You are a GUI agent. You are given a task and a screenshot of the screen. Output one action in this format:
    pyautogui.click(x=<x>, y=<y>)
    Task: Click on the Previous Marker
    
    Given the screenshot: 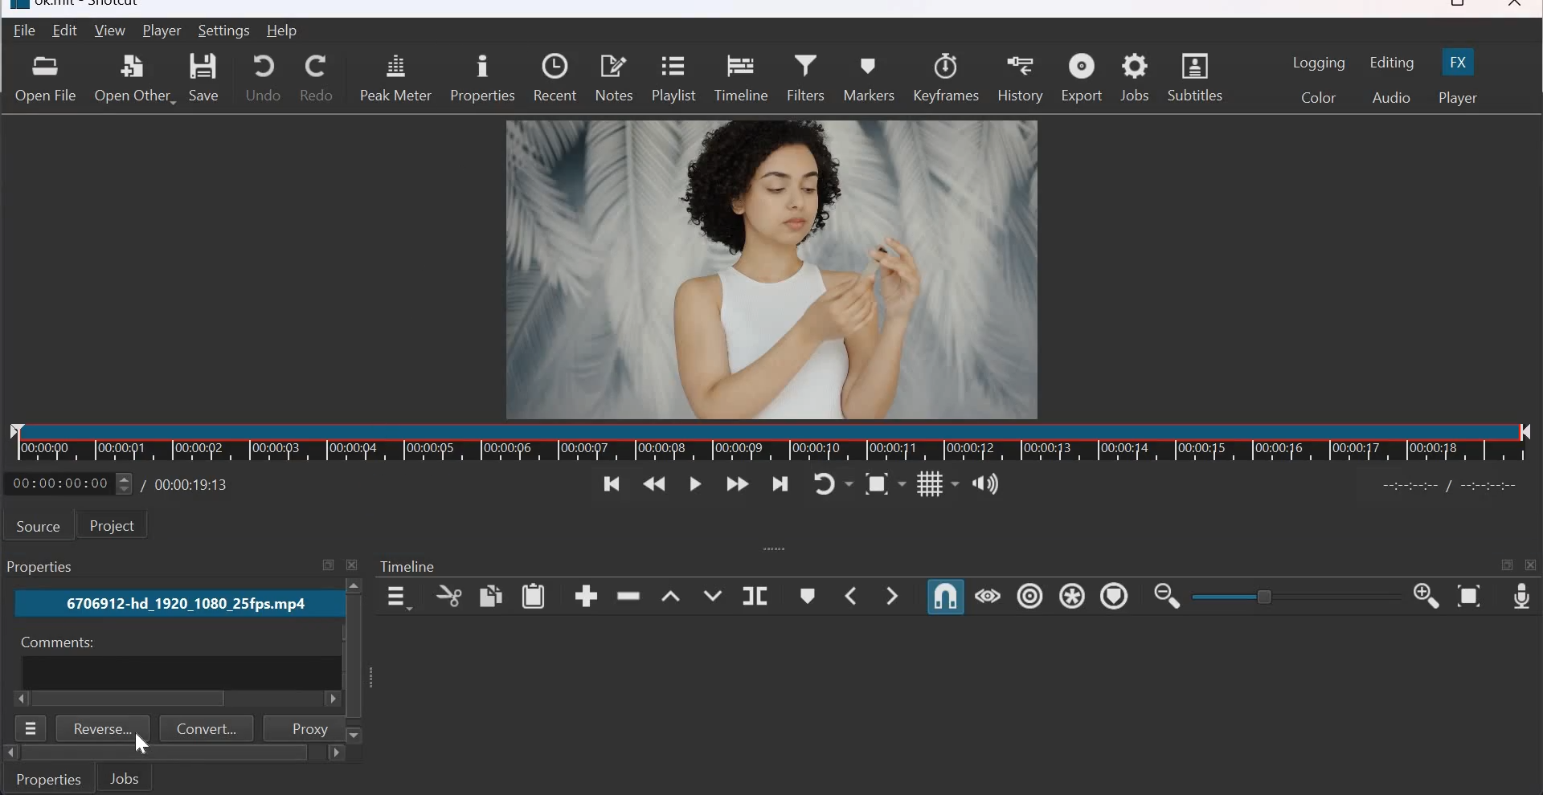 What is the action you would take?
    pyautogui.click(x=852, y=595)
    